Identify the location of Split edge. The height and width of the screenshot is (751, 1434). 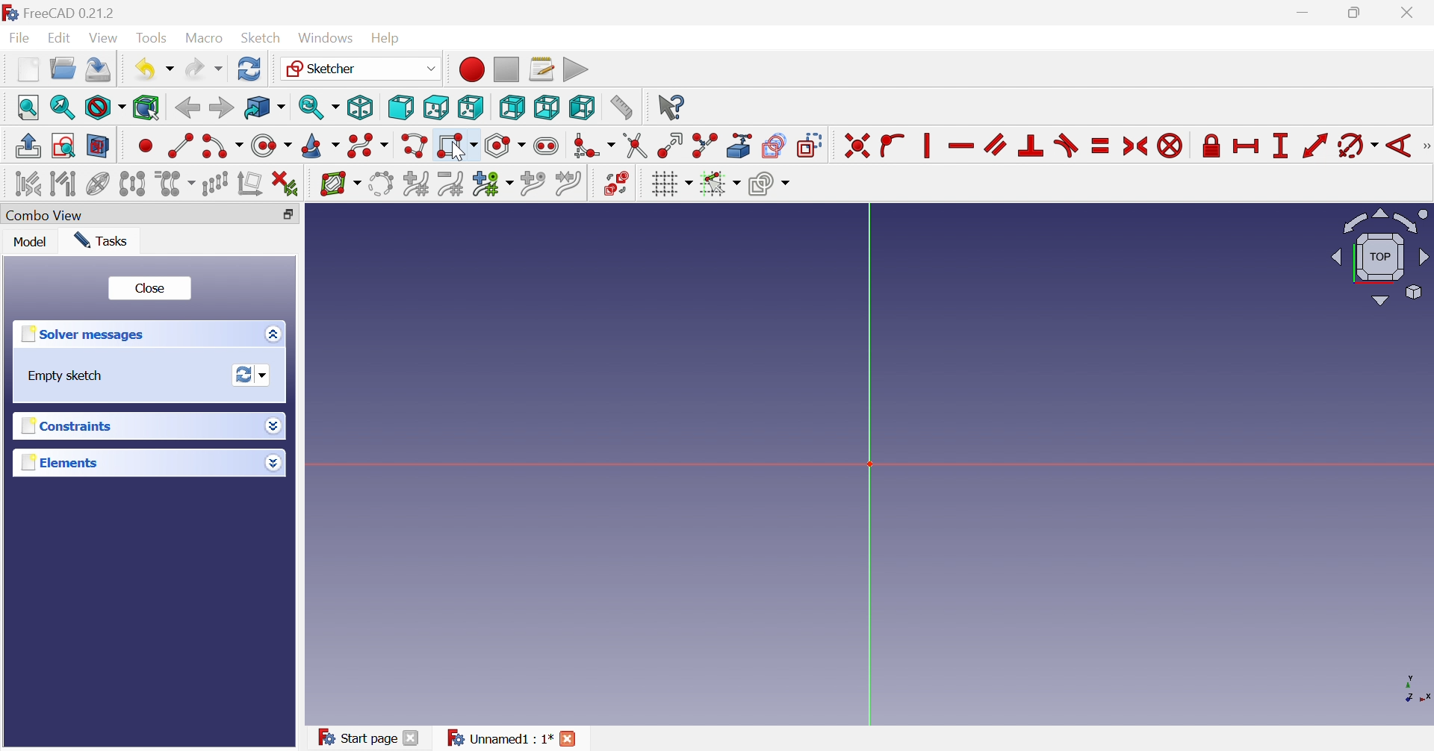
(706, 146).